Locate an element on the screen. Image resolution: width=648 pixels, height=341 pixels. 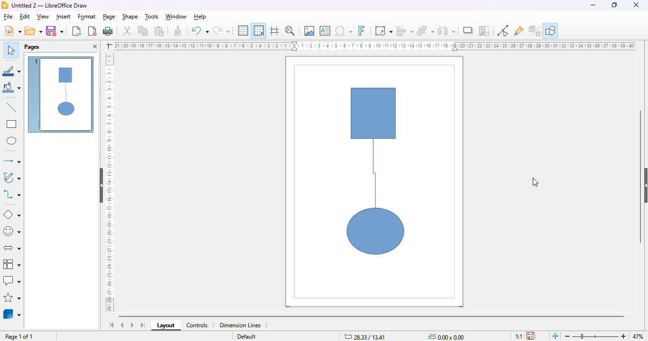
page 1 view of connector tool is located at coordinates (61, 95).